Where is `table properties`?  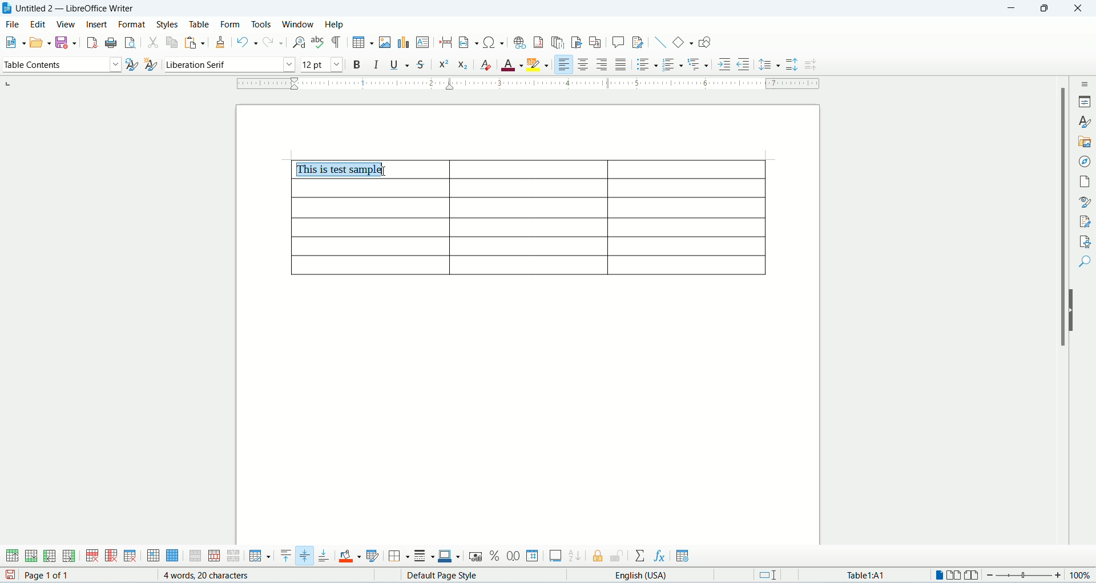
table properties is located at coordinates (682, 556).